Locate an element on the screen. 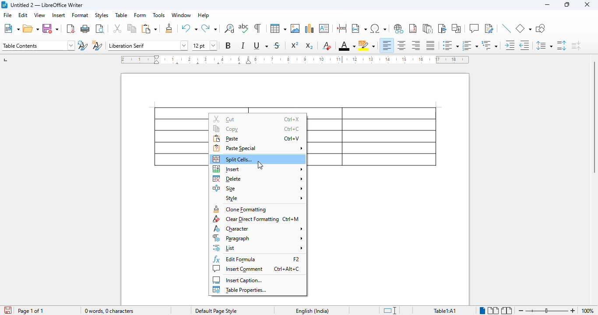 The width and height of the screenshot is (598, 315). help is located at coordinates (203, 15).